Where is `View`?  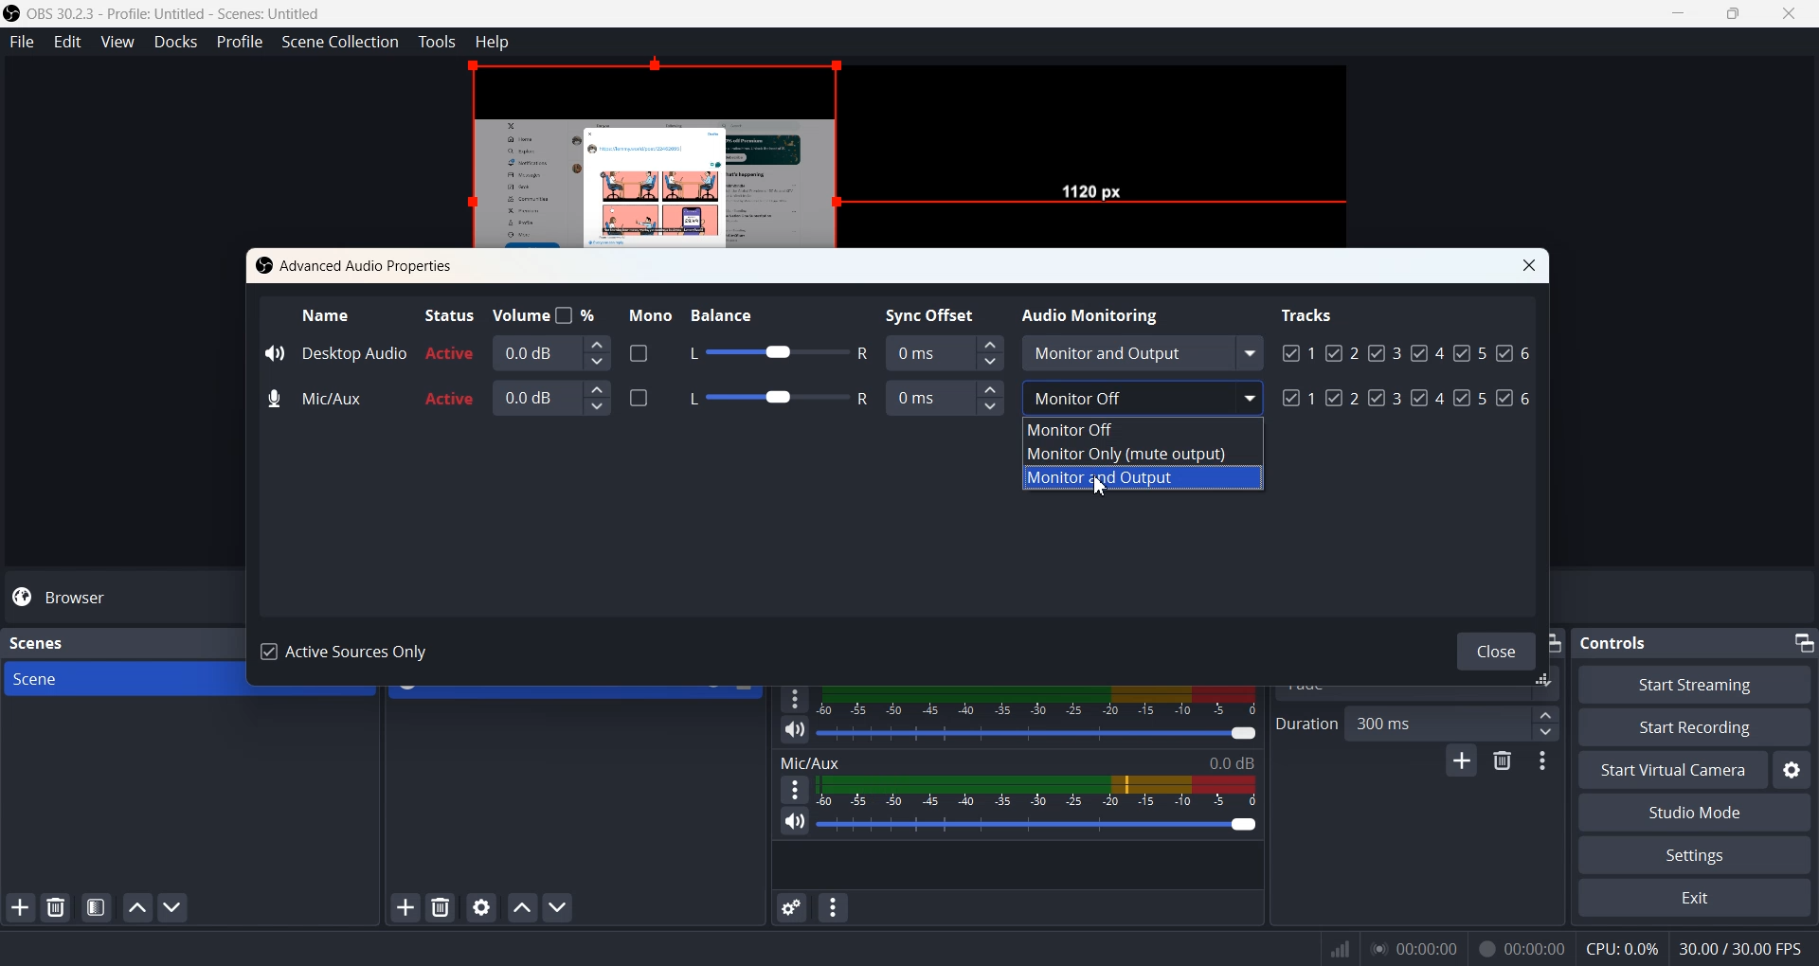 View is located at coordinates (118, 43).